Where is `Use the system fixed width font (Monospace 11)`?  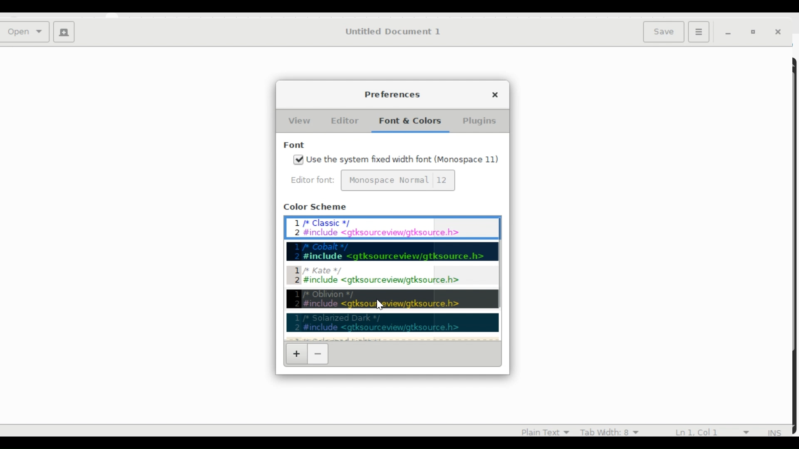
Use the system fixed width font (Monospace 11) is located at coordinates (402, 160).